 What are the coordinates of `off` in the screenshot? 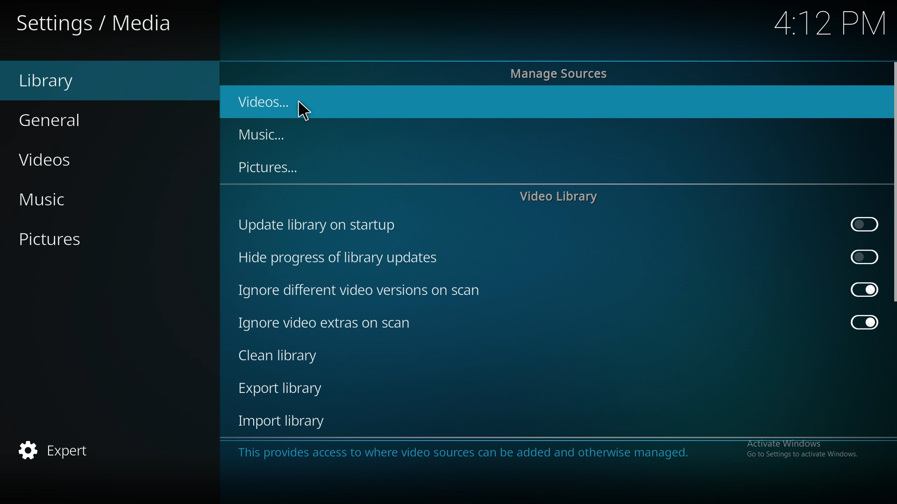 It's located at (863, 291).